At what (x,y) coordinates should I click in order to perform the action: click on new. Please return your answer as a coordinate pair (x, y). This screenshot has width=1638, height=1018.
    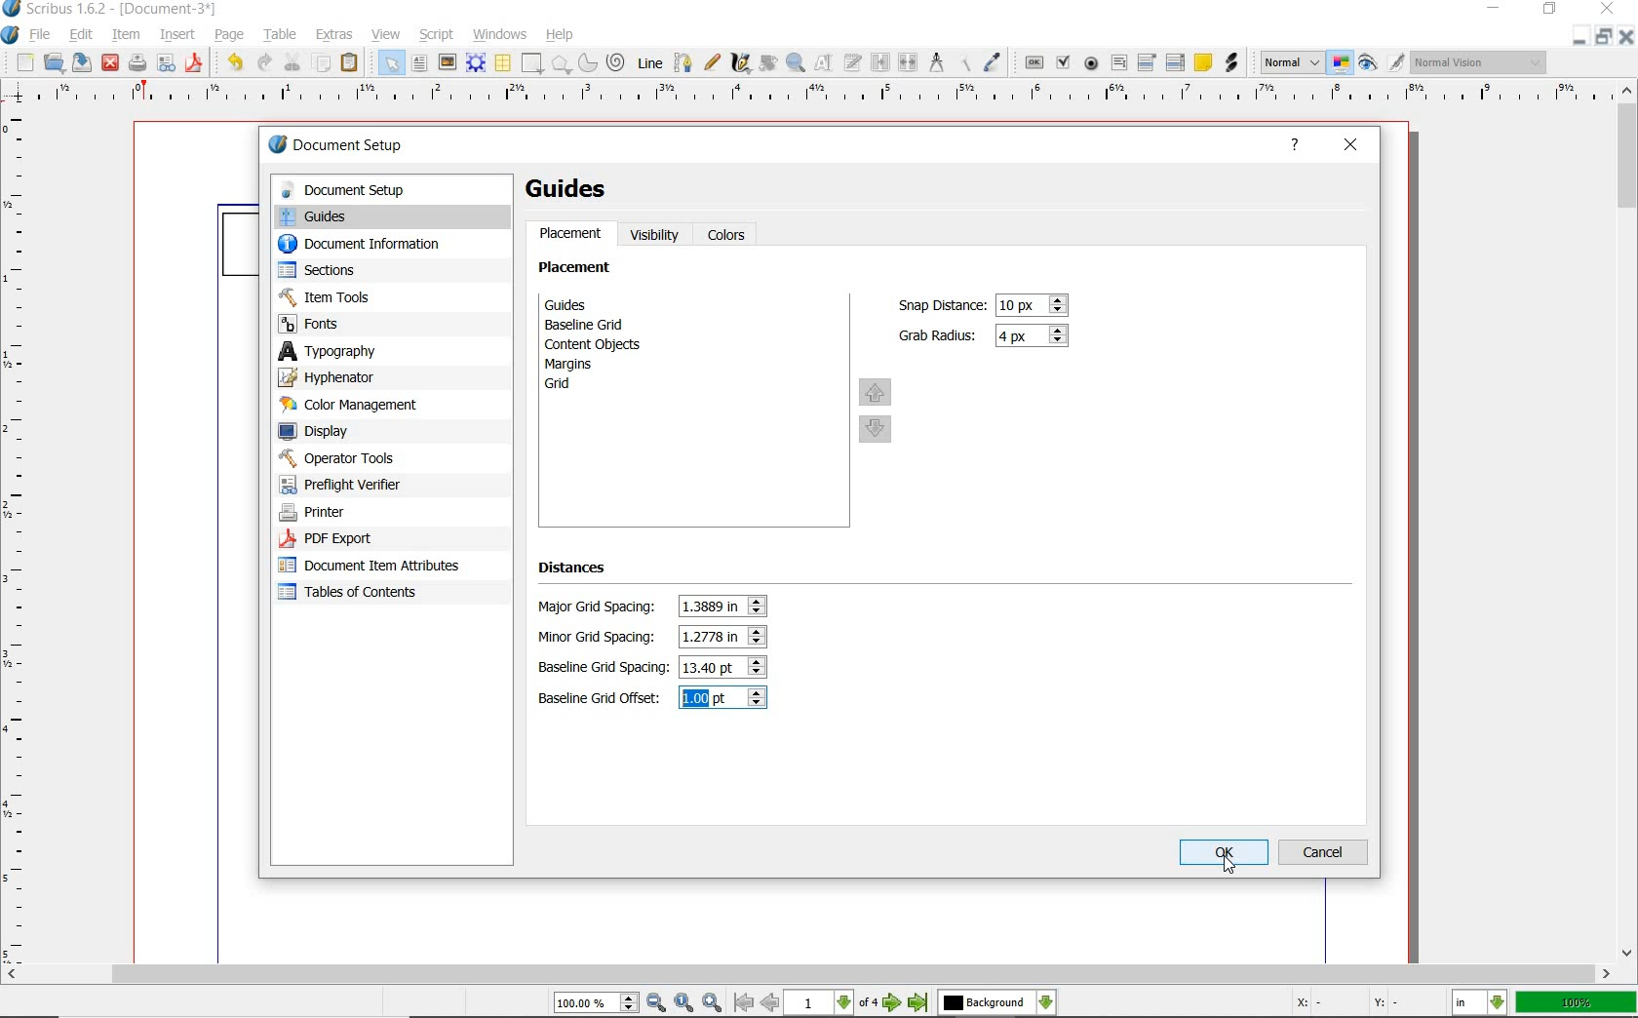
    Looking at the image, I should click on (22, 62).